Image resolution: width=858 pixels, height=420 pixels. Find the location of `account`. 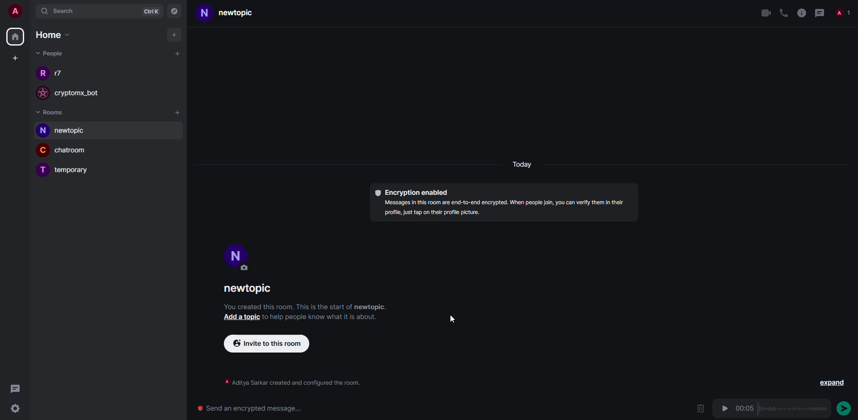

account is located at coordinates (18, 13).